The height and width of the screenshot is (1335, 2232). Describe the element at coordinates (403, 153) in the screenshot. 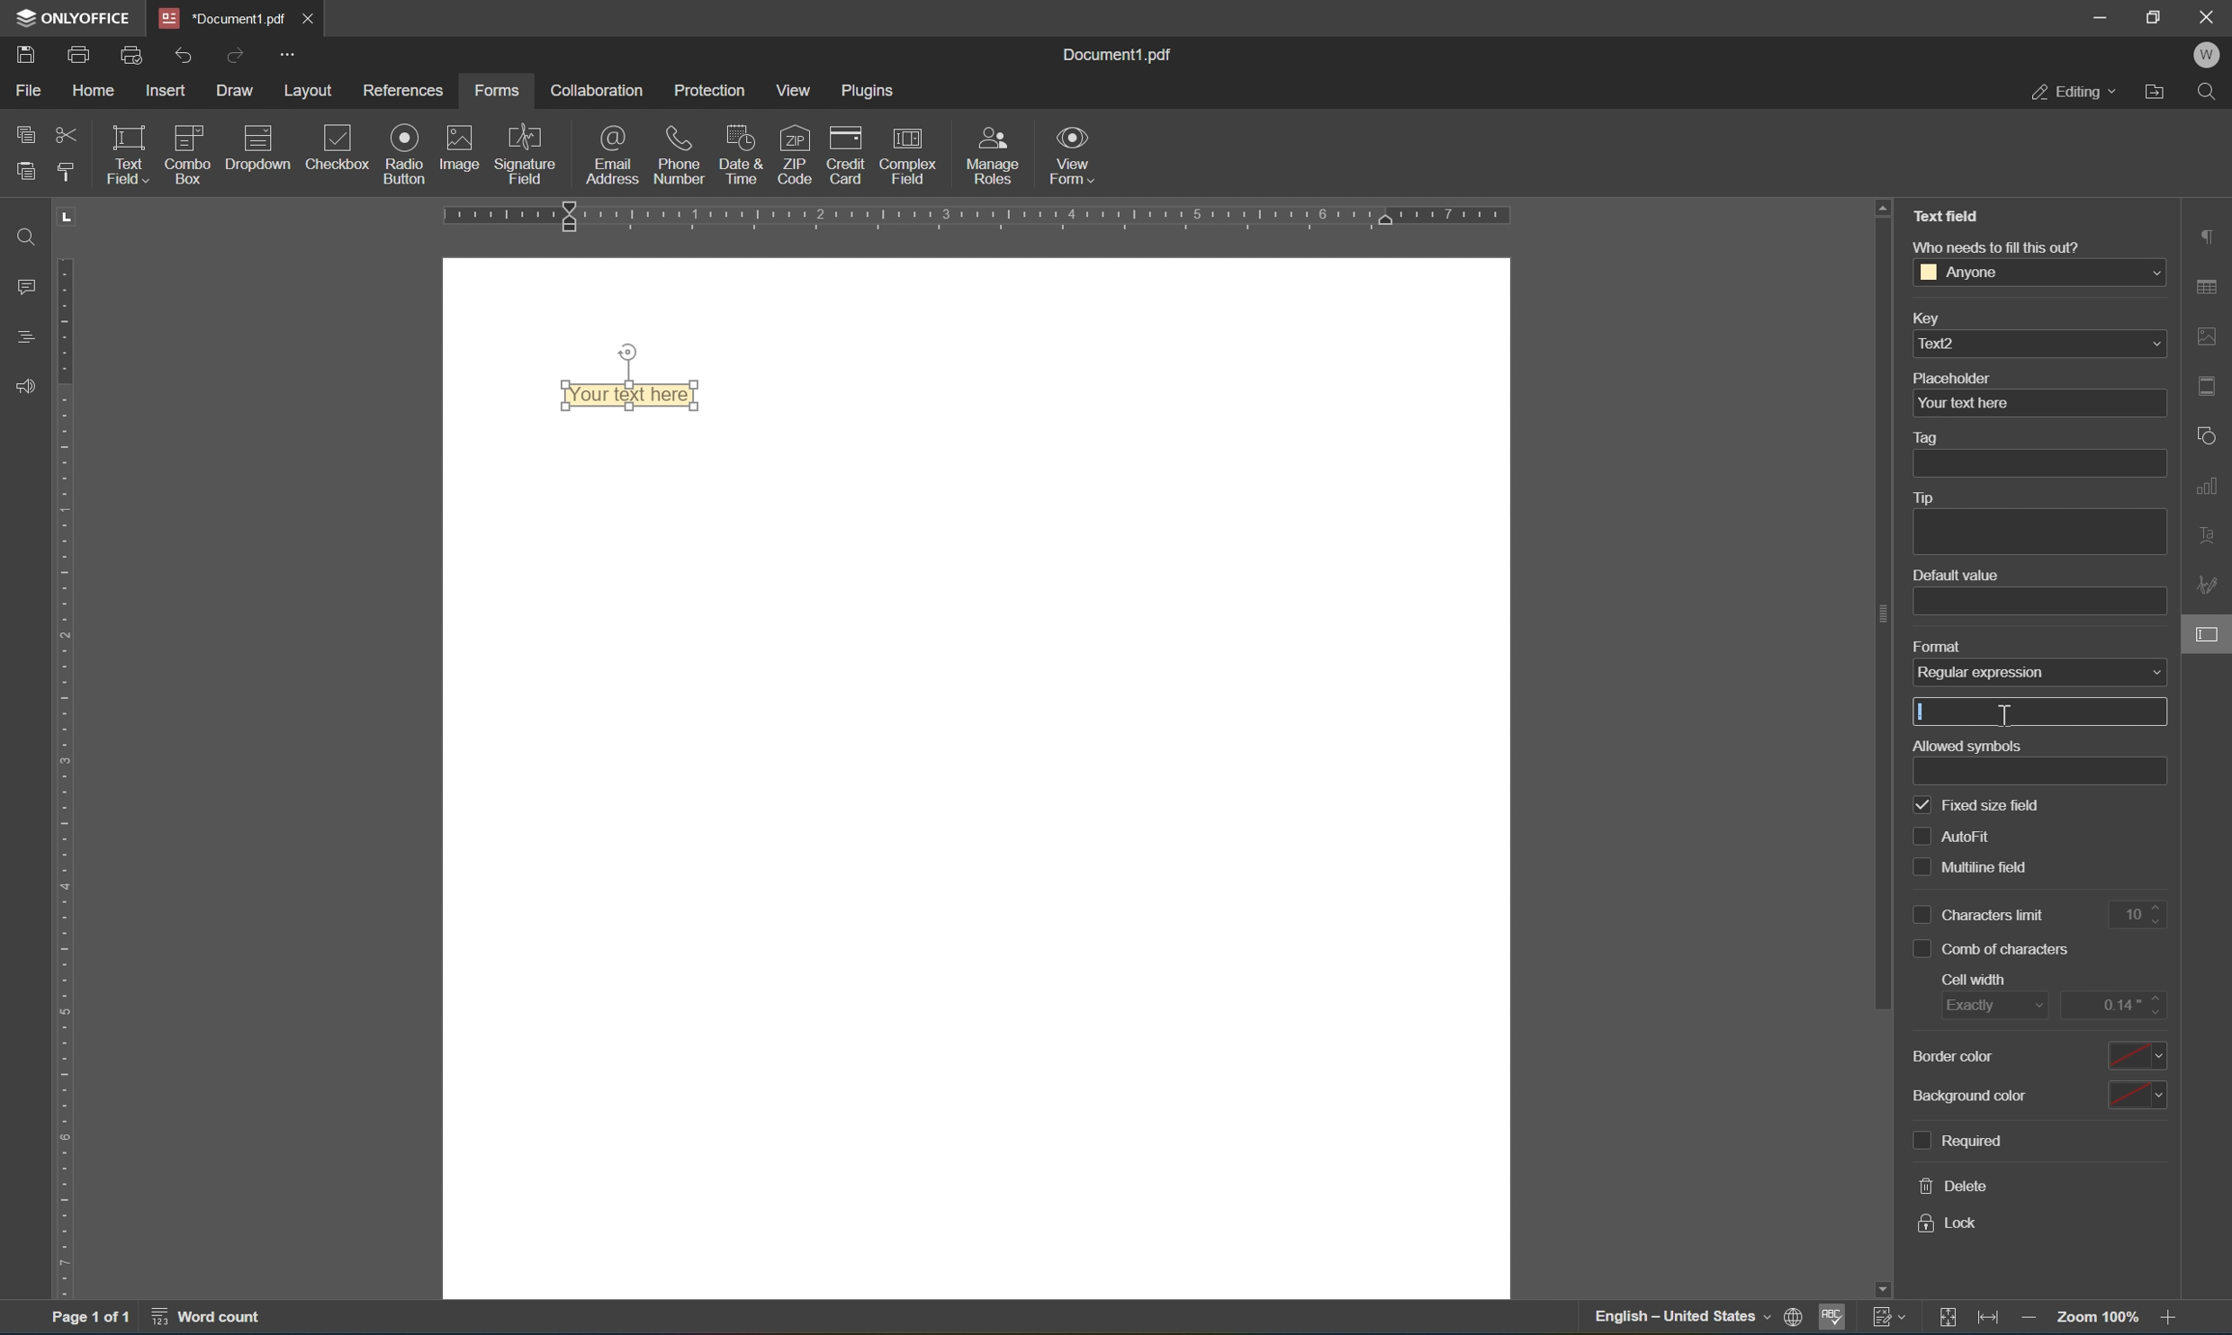

I see `radio button` at that location.